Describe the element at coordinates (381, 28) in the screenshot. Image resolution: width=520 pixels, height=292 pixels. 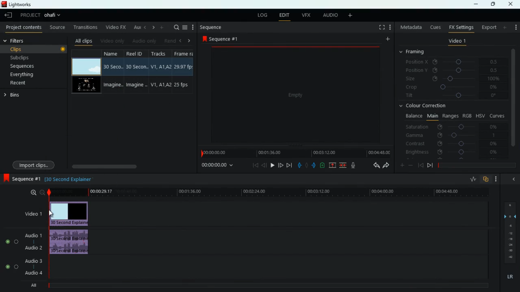
I see `full screen` at that location.